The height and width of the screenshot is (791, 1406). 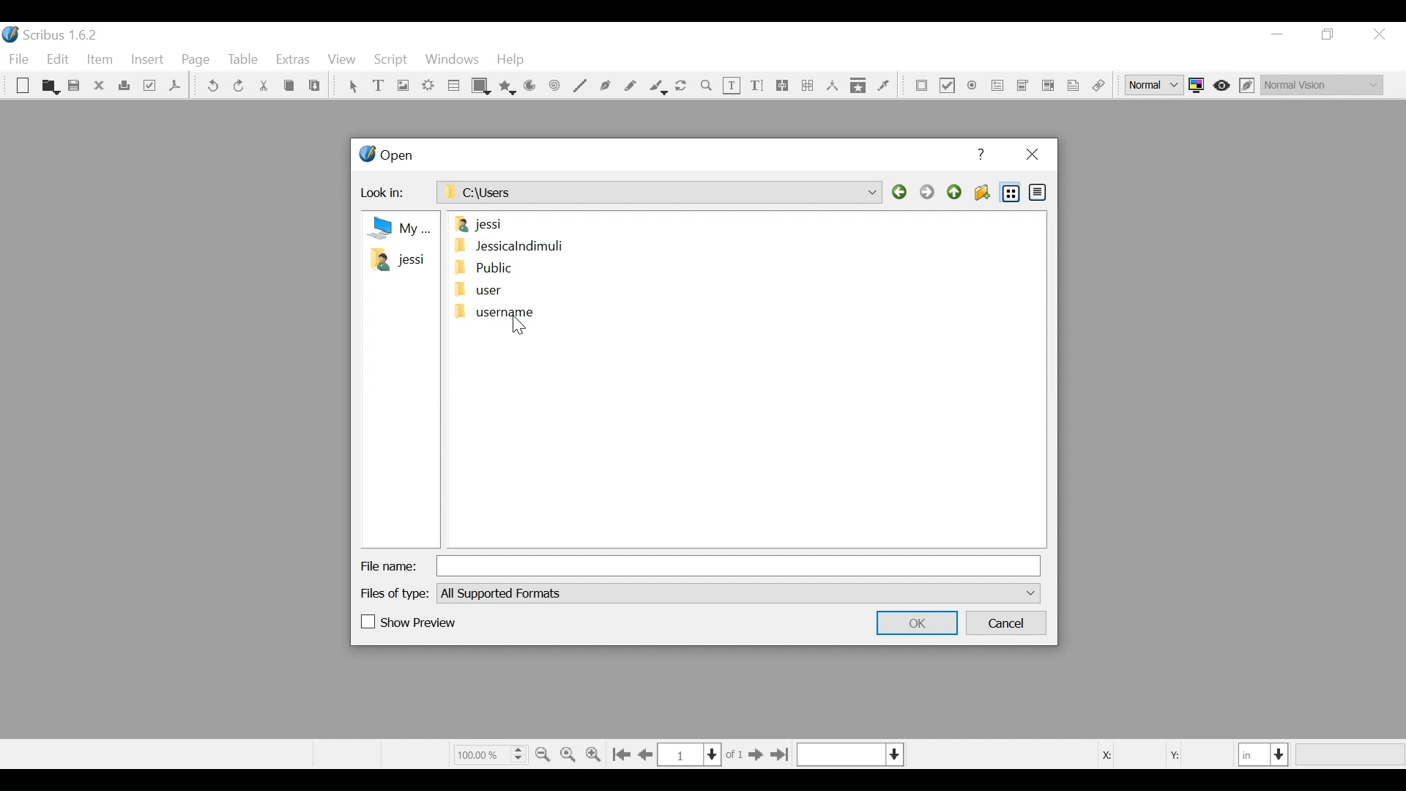 I want to click on Select the image preview quality, so click(x=1156, y=85).